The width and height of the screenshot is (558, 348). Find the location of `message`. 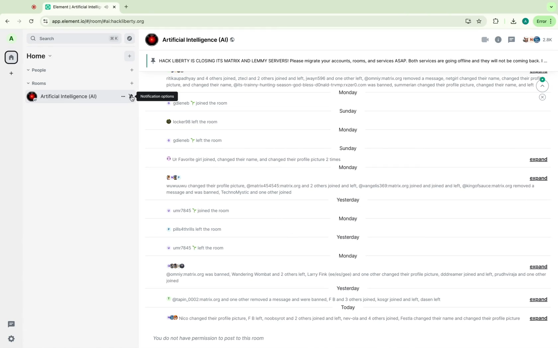

message is located at coordinates (342, 319).